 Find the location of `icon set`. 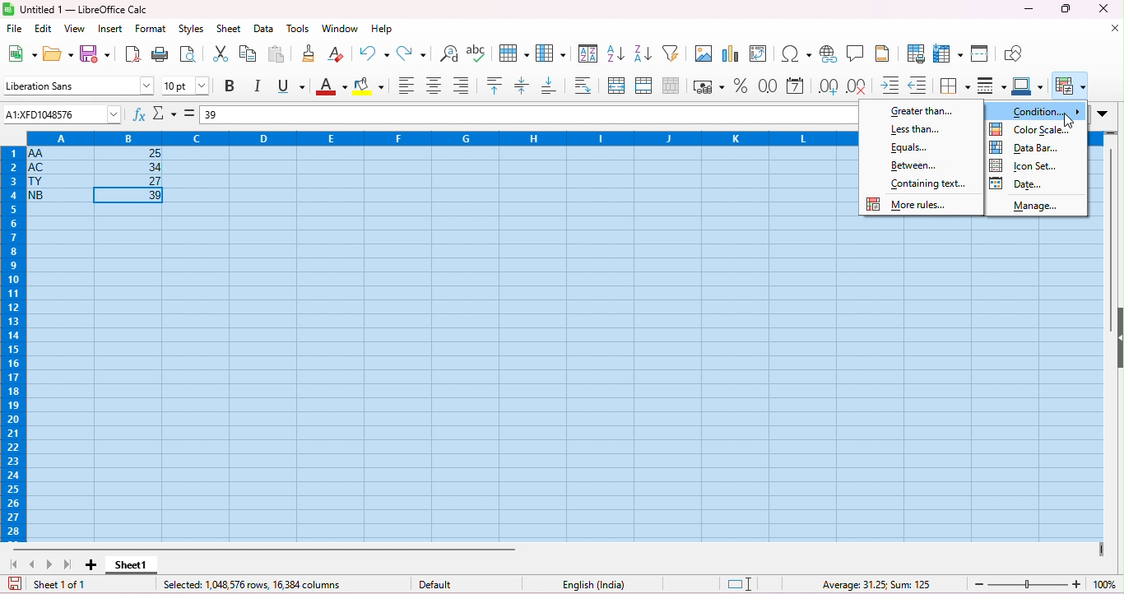

icon set is located at coordinates (1033, 165).